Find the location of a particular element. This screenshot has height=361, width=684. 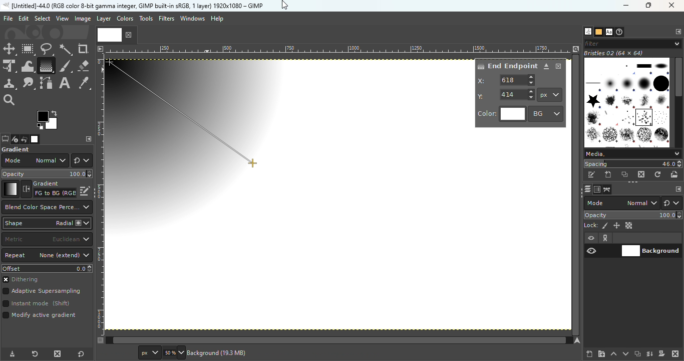

Vertical ruler is located at coordinates (100, 194).